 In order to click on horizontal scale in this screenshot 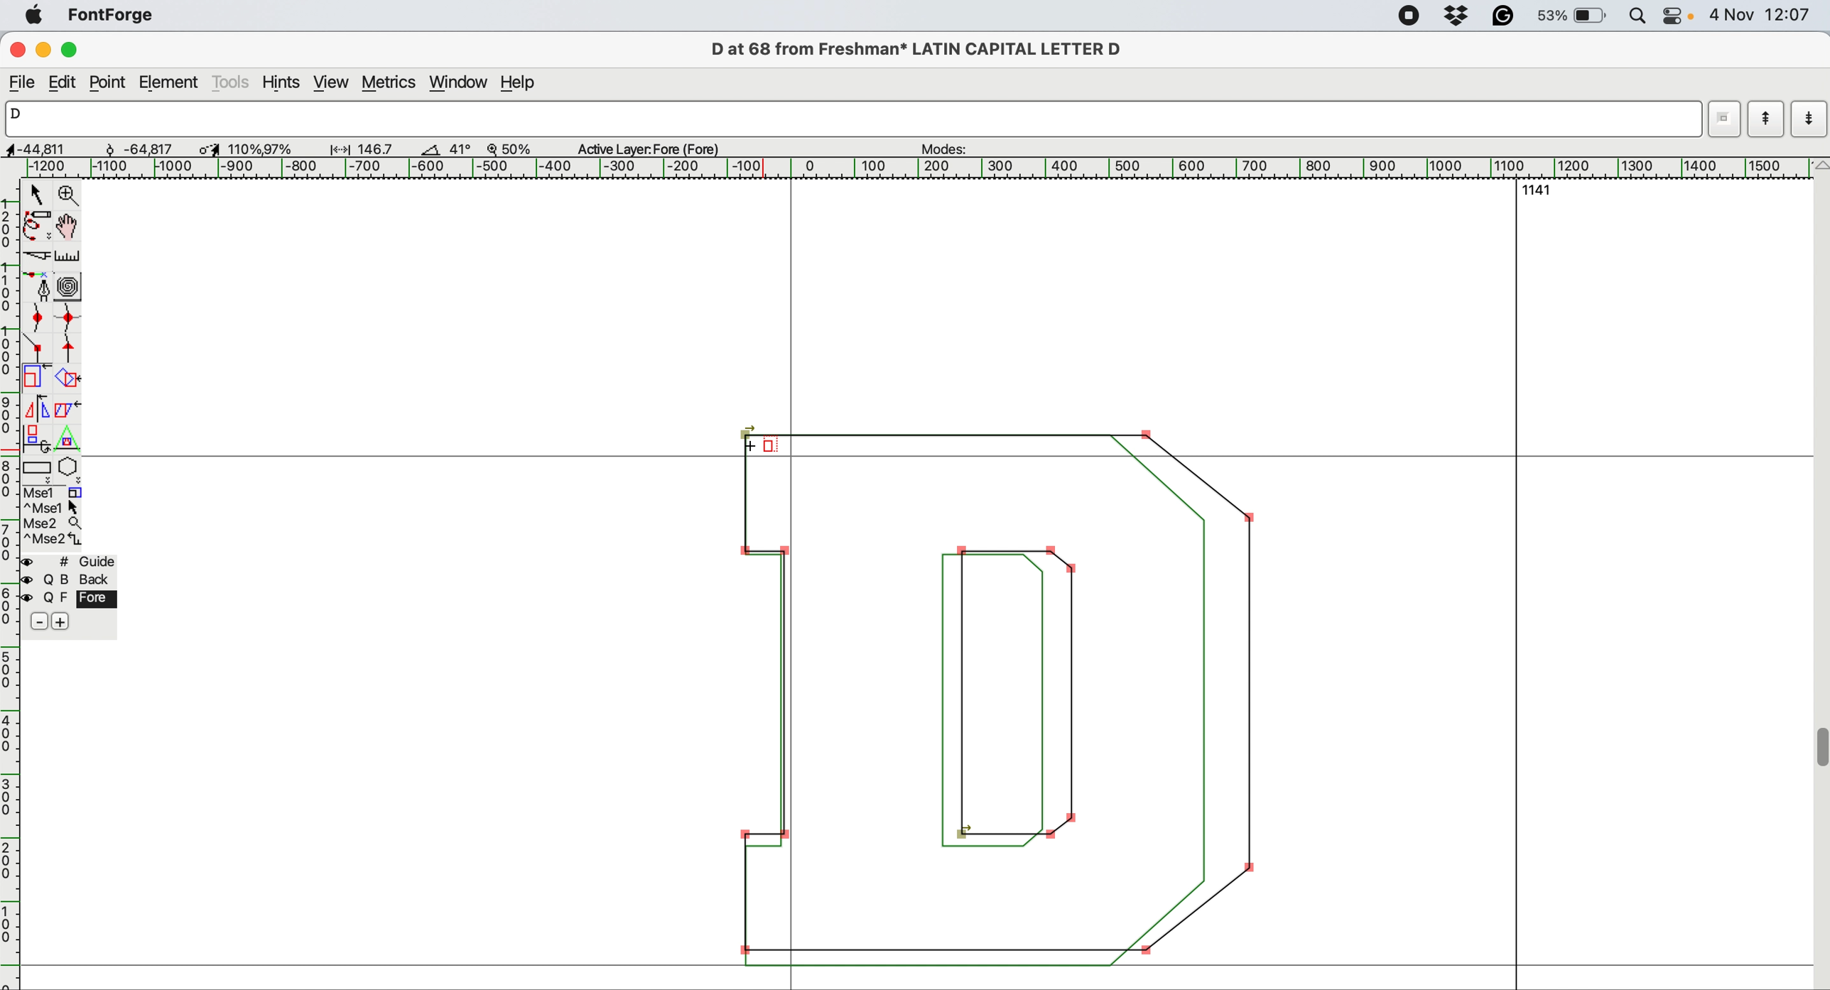, I will do `click(11, 585)`.